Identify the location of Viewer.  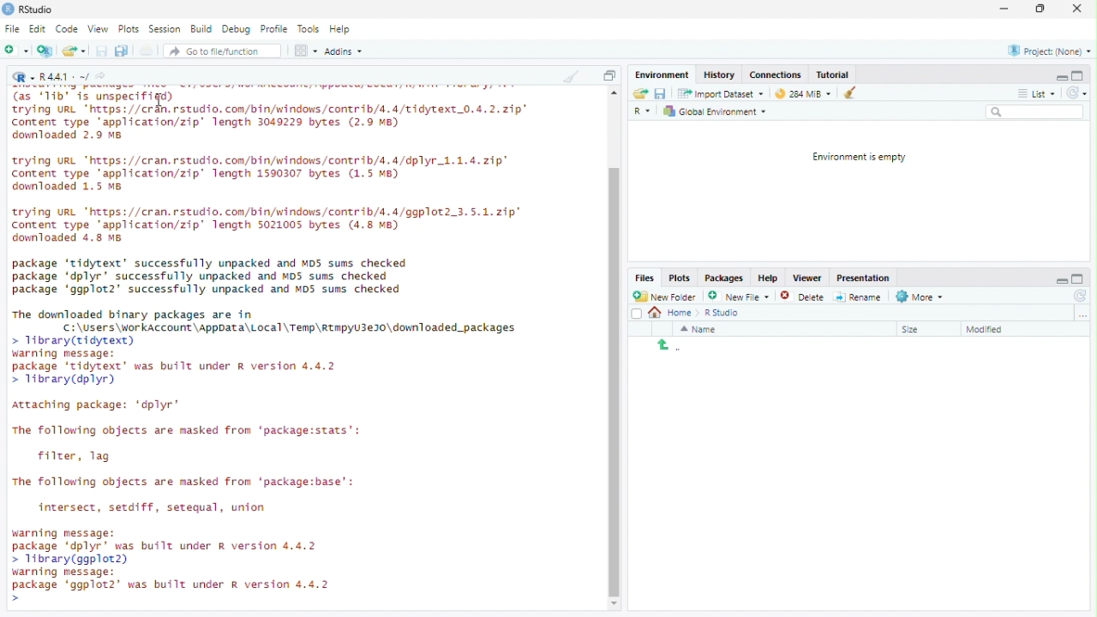
(806, 279).